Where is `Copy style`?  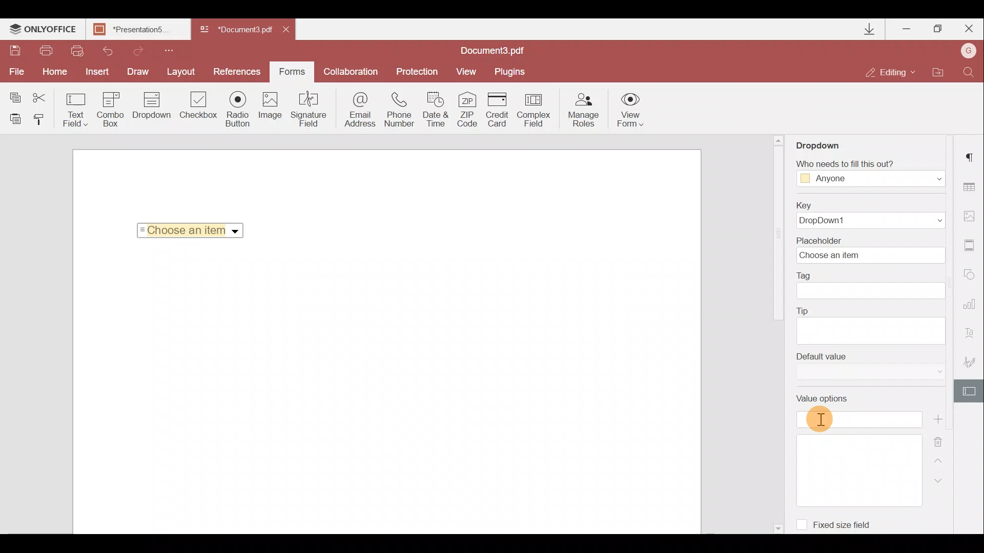 Copy style is located at coordinates (42, 119).